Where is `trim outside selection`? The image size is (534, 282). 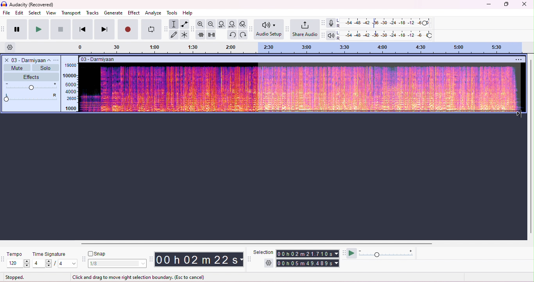
trim outside selection is located at coordinates (201, 35).